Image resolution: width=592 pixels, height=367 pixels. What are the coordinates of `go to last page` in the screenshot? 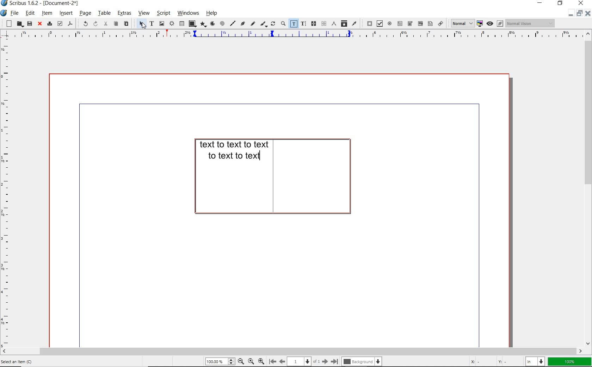 It's located at (335, 360).